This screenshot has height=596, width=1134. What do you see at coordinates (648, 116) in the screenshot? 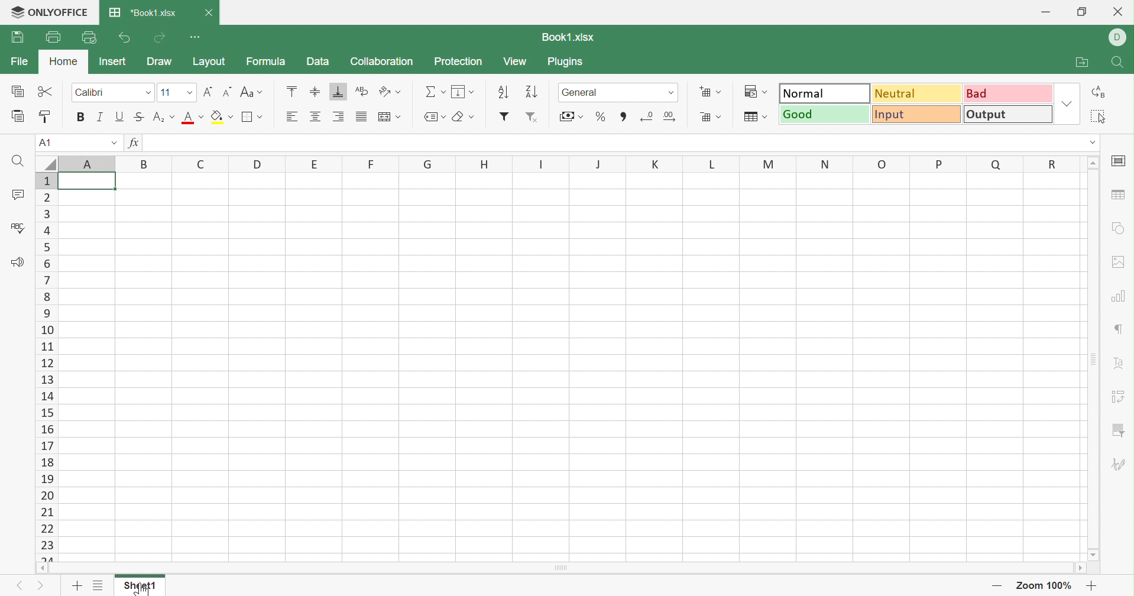
I see `Decrease decimal` at bounding box center [648, 116].